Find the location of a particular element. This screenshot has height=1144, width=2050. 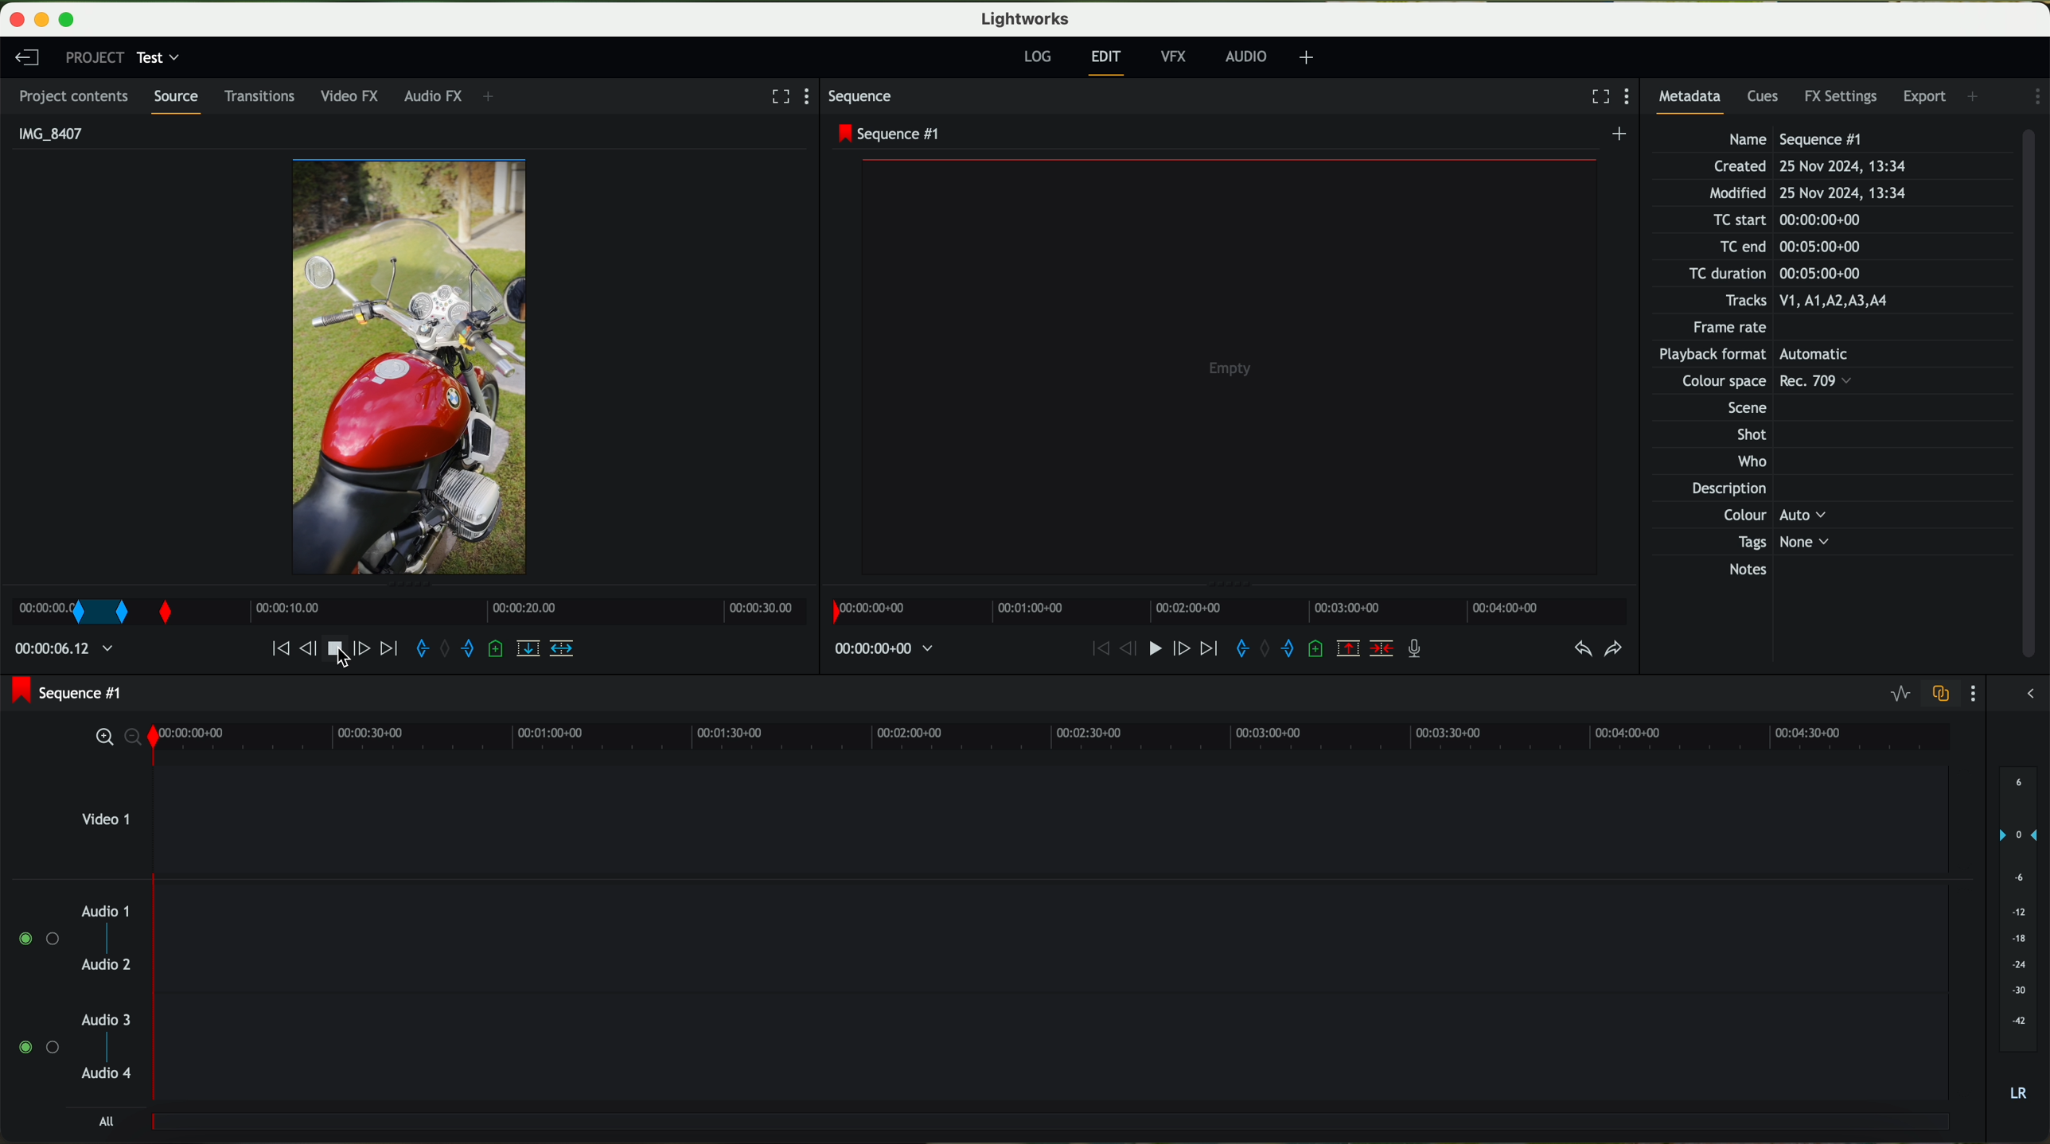

play is located at coordinates (1147, 651).